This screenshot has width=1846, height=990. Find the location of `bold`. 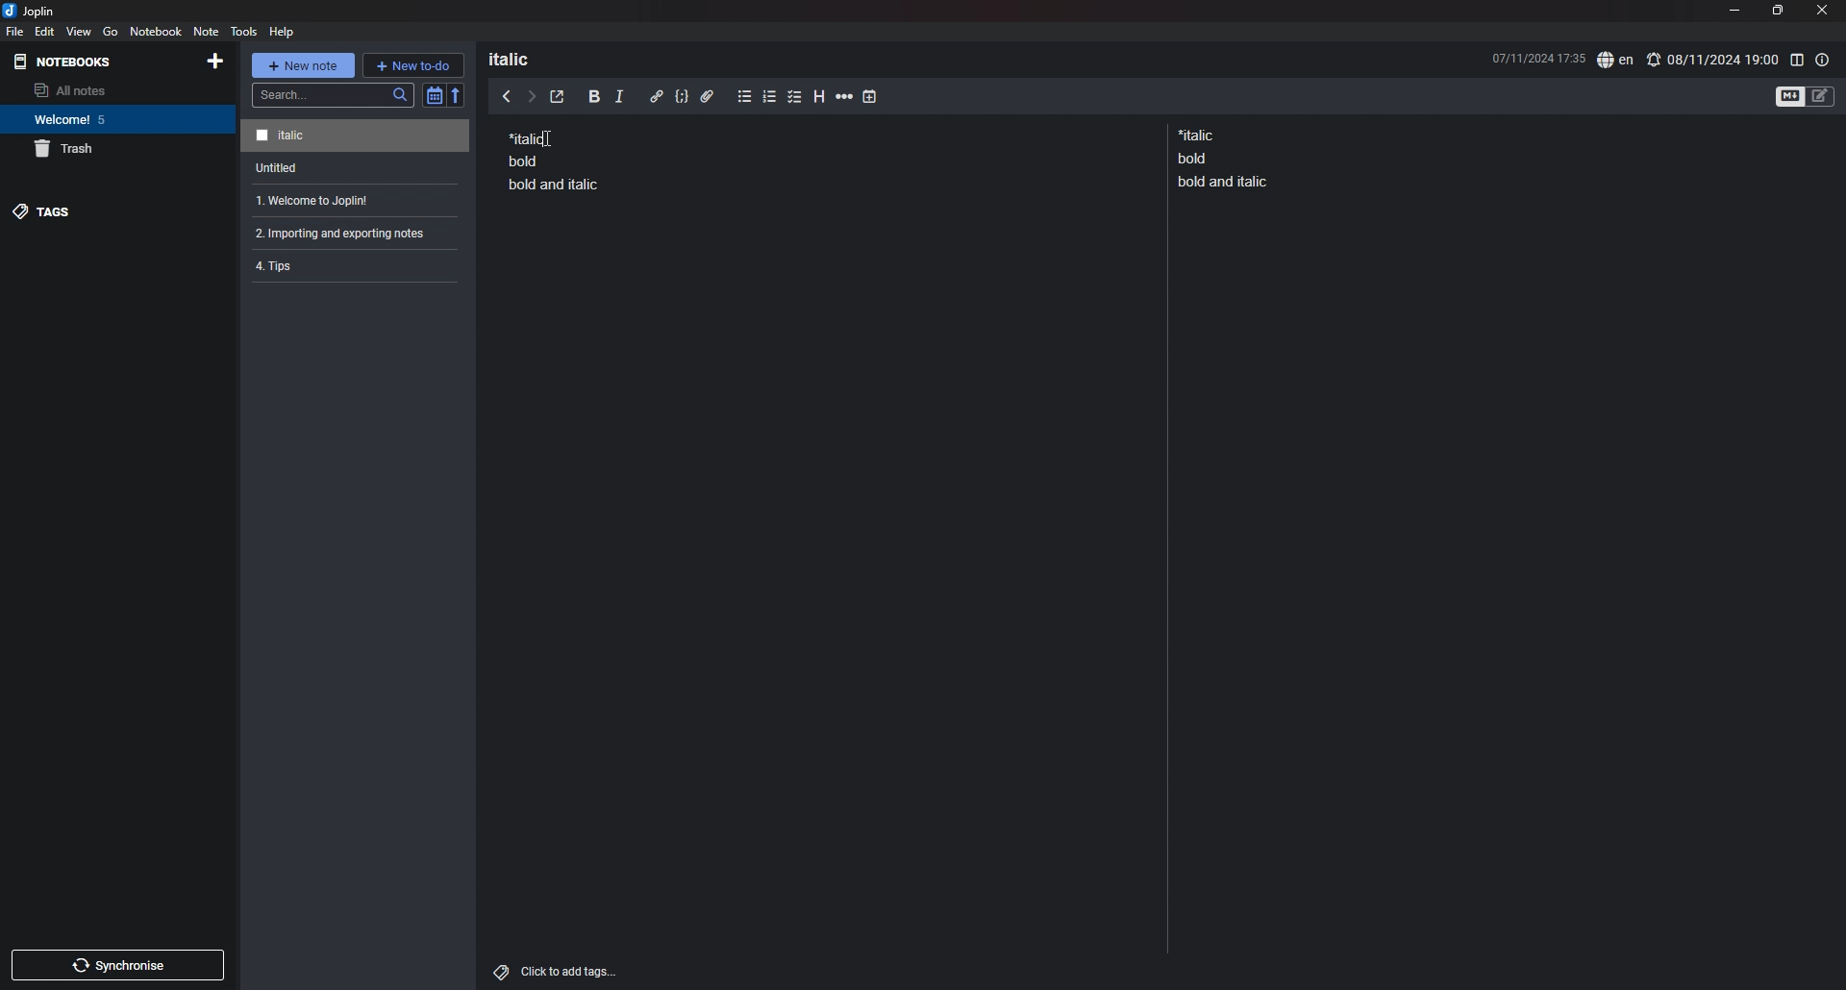

bold is located at coordinates (594, 97).